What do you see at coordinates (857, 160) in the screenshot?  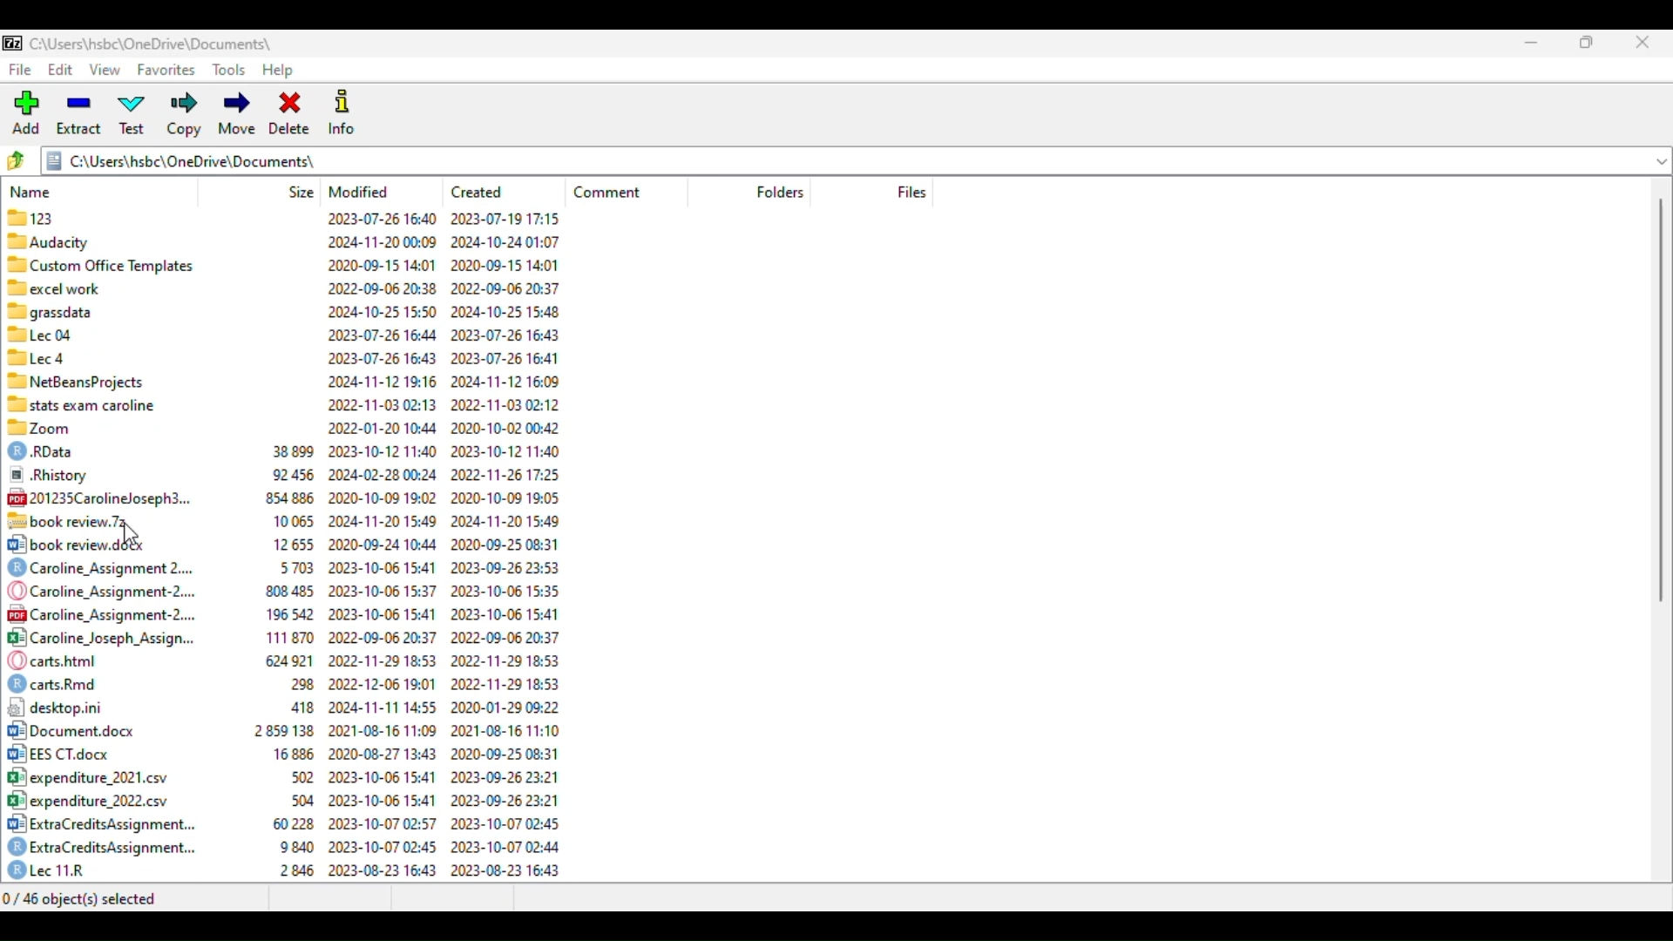 I see `current folder` at bounding box center [857, 160].